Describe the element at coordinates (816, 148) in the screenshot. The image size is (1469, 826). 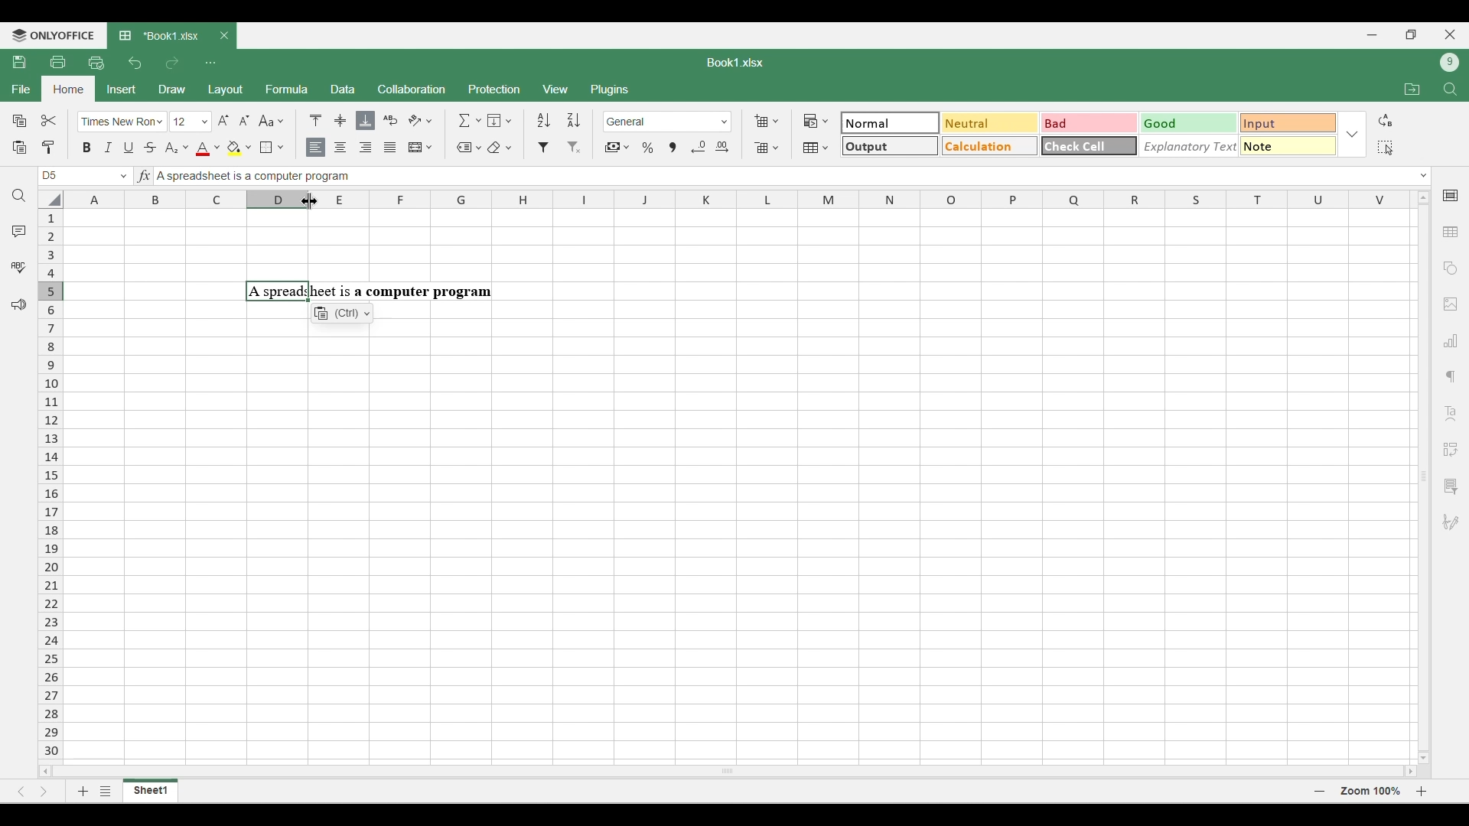
I see `Format as table options` at that location.